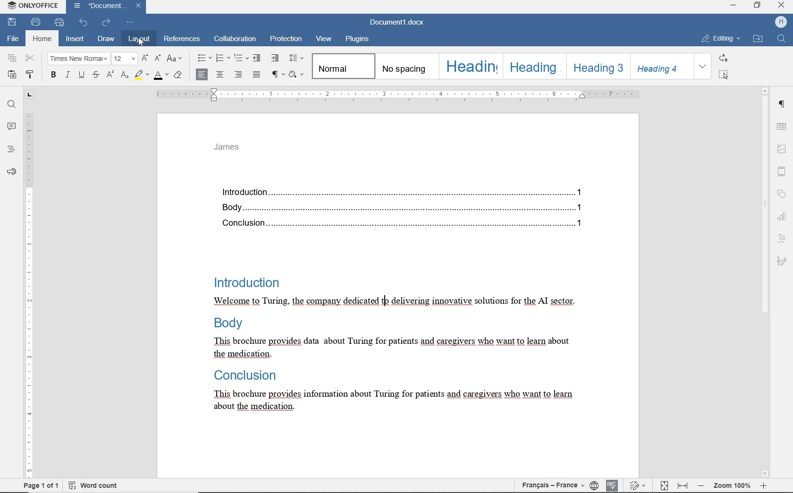  I want to click on REPLACE, so click(723, 58).